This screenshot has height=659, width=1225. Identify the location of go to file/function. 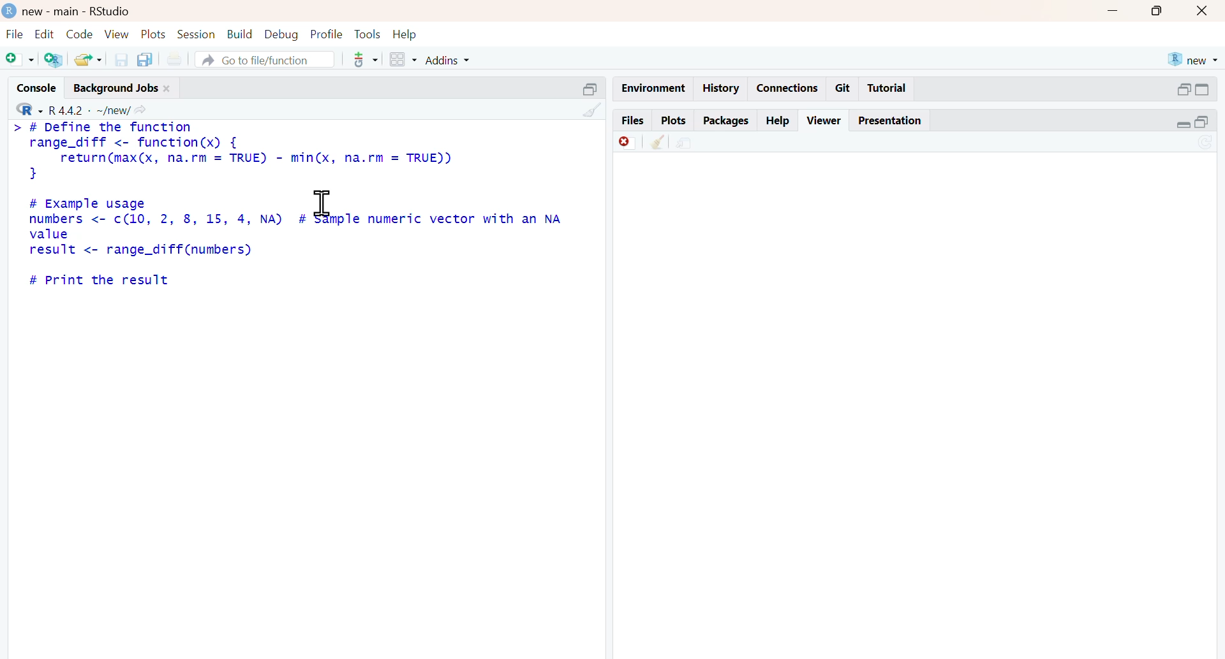
(265, 61).